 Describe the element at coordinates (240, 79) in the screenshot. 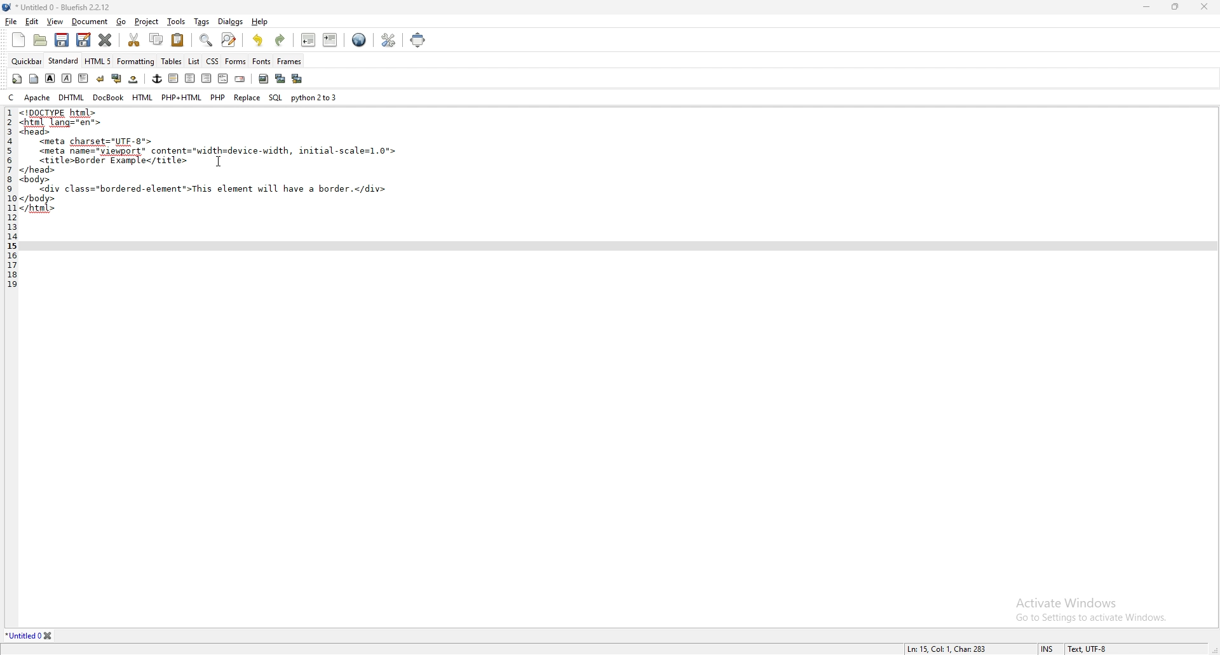

I see `email` at that location.